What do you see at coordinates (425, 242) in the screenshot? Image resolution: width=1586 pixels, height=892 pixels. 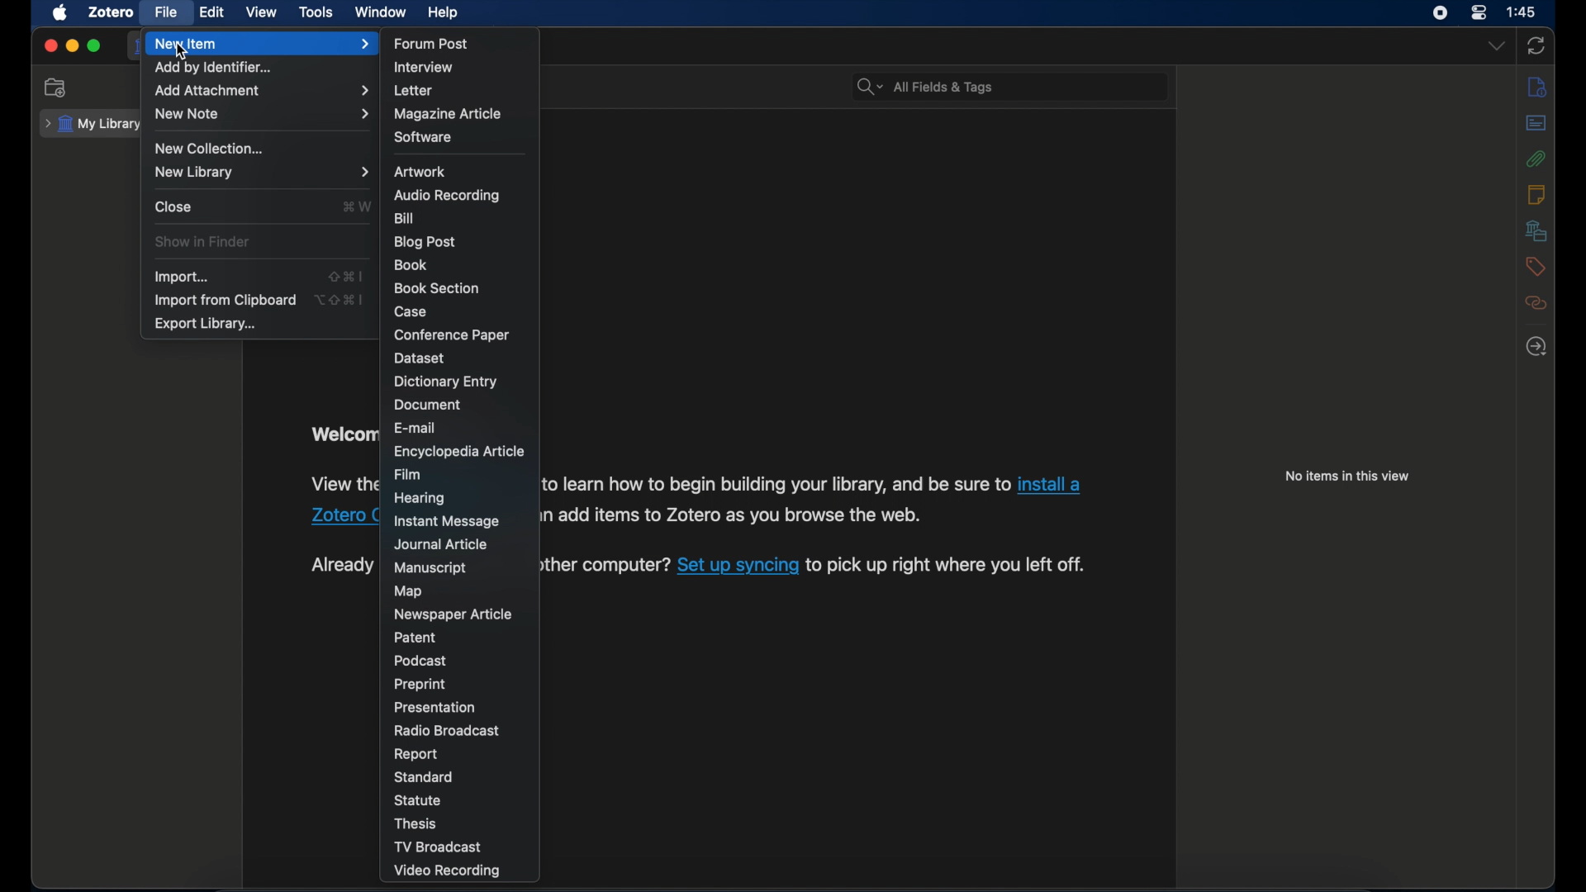 I see `blog post` at bounding box center [425, 242].